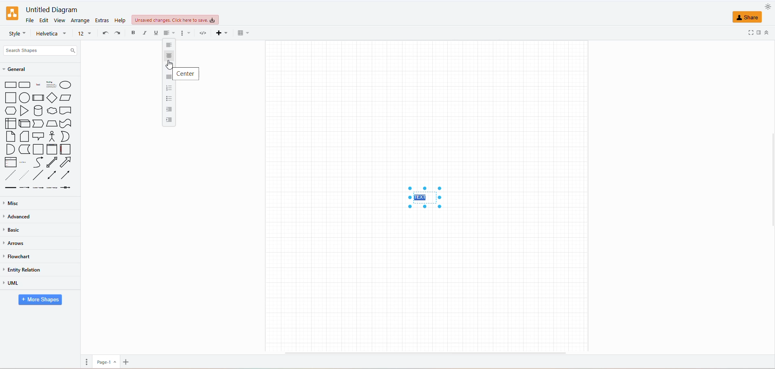  Describe the element at coordinates (740, 17) in the screenshot. I see `share` at that location.